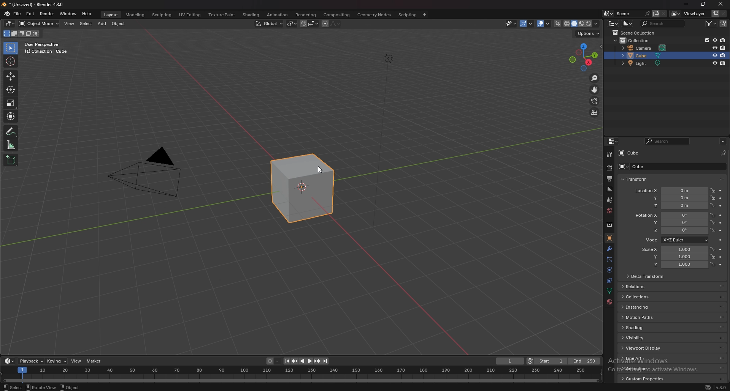 This screenshot has height=391, width=730. I want to click on render, so click(609, 168).